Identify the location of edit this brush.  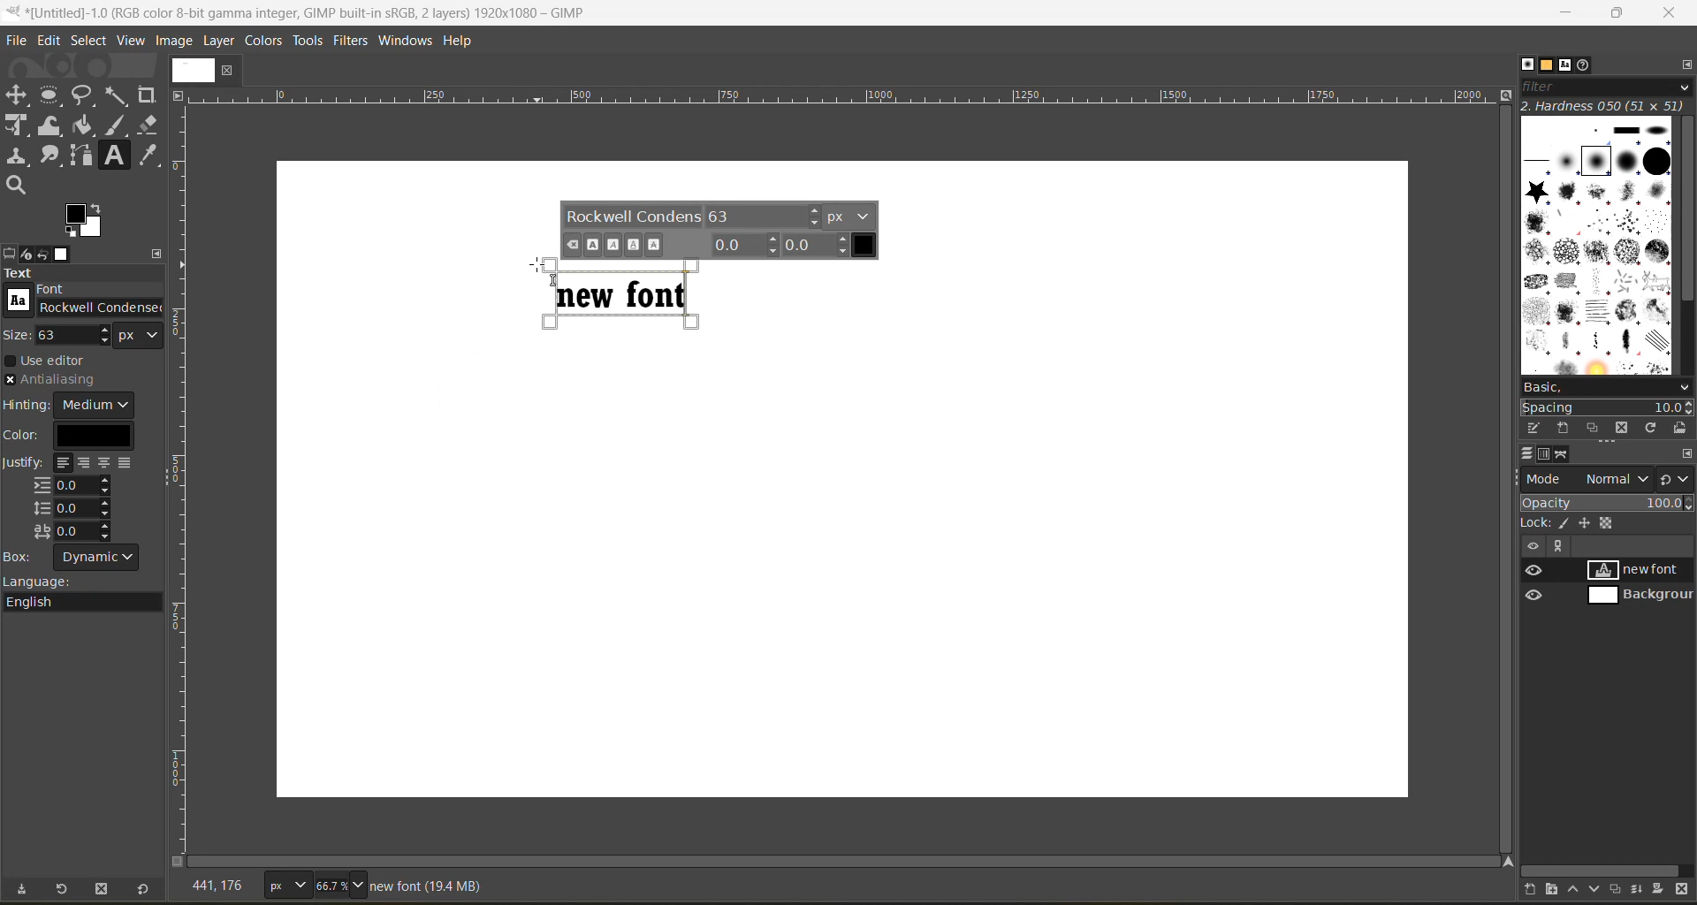
(1533, 428).